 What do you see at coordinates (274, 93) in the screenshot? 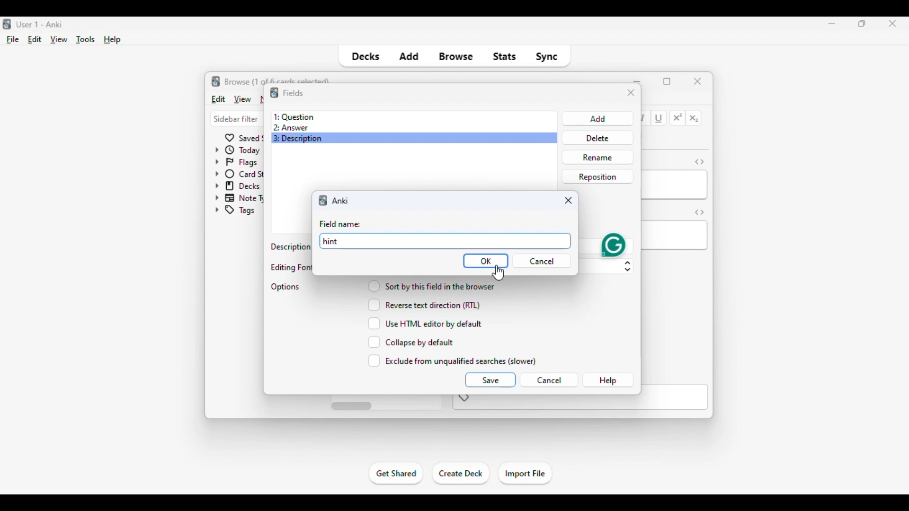
I see `logo` at bounding box center [274, 93].